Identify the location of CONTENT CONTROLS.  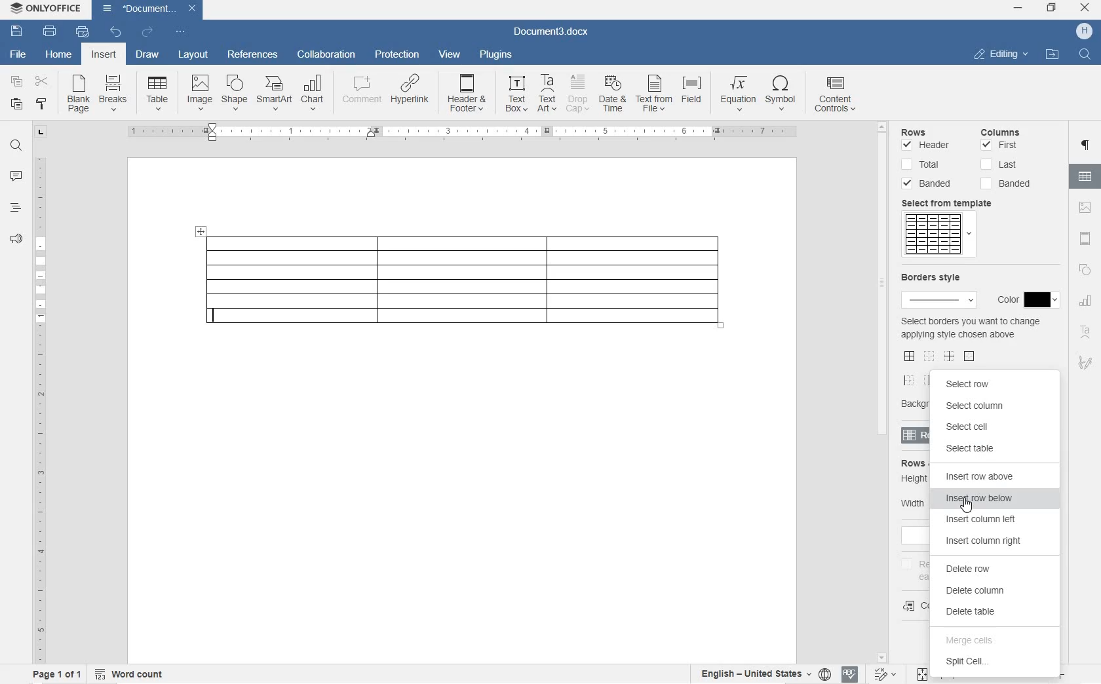
(842, 96).